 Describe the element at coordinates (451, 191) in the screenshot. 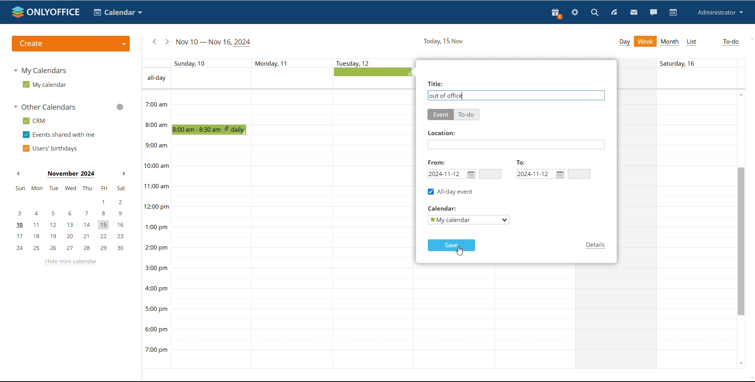

I see `all-day event ticked` at that location.